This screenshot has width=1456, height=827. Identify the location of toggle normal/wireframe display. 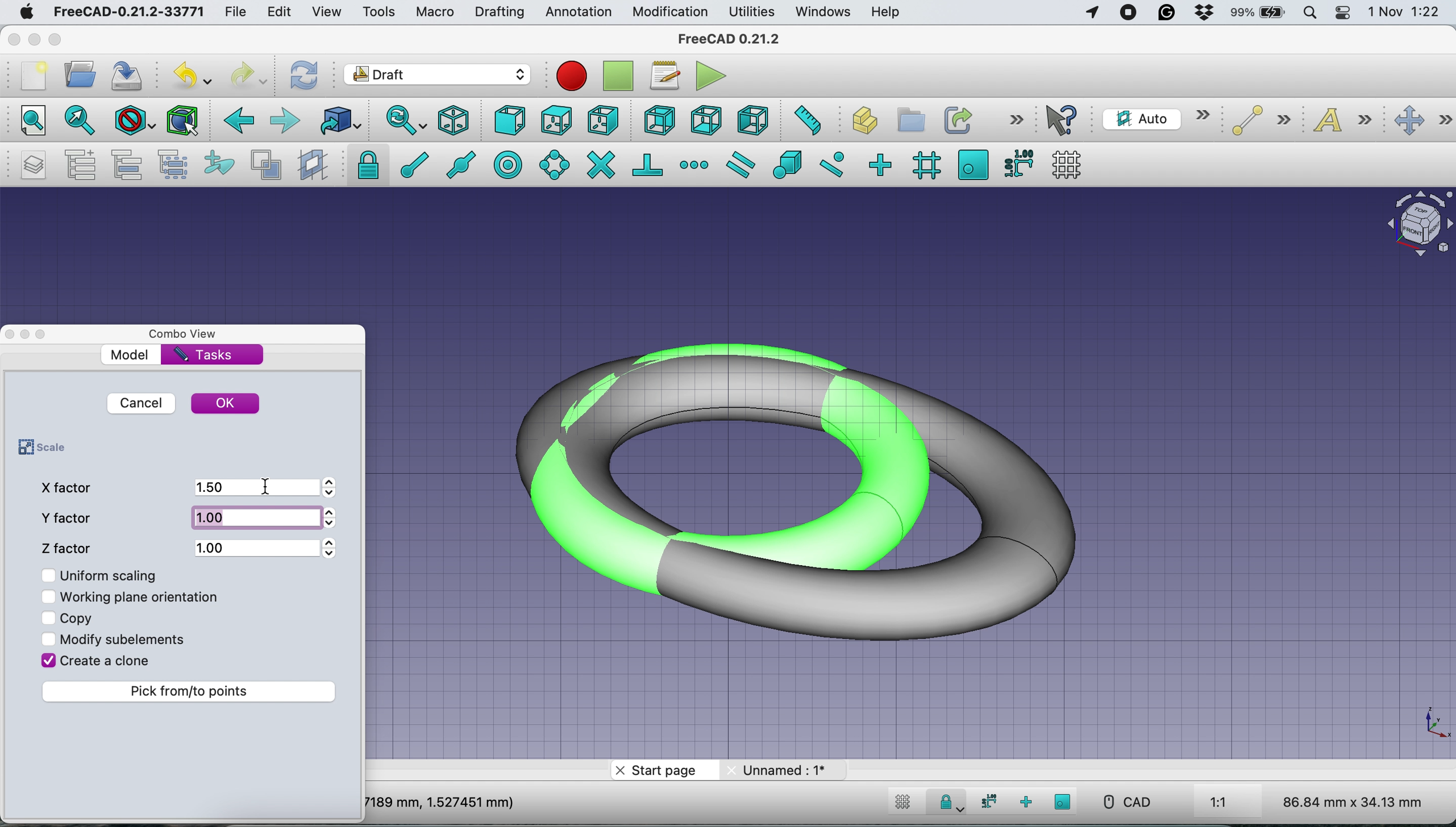
(265, 165).